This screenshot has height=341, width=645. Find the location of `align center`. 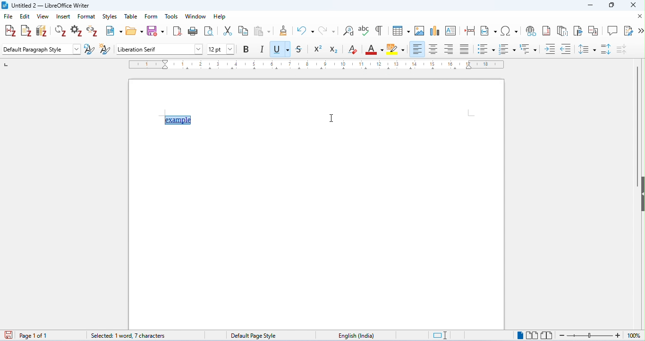

align center is located at coordinates (434, 50).